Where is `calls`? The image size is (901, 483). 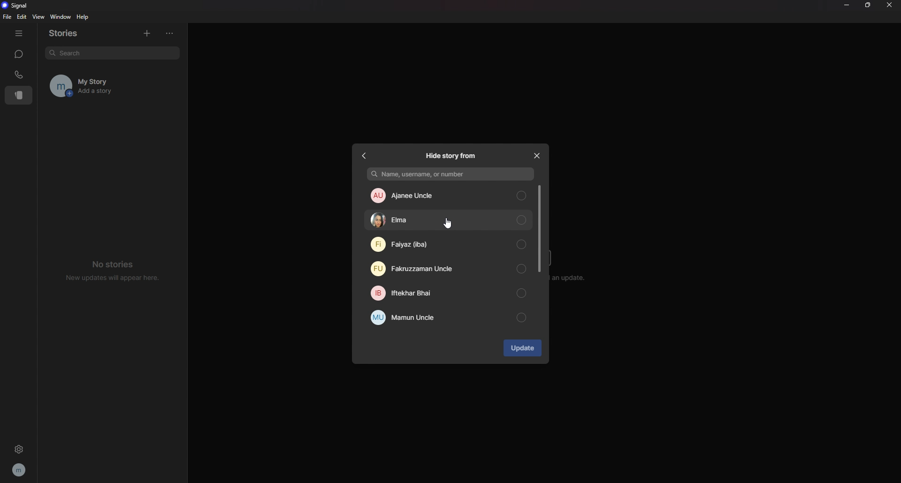 calls is located at coordinates (19, 75).